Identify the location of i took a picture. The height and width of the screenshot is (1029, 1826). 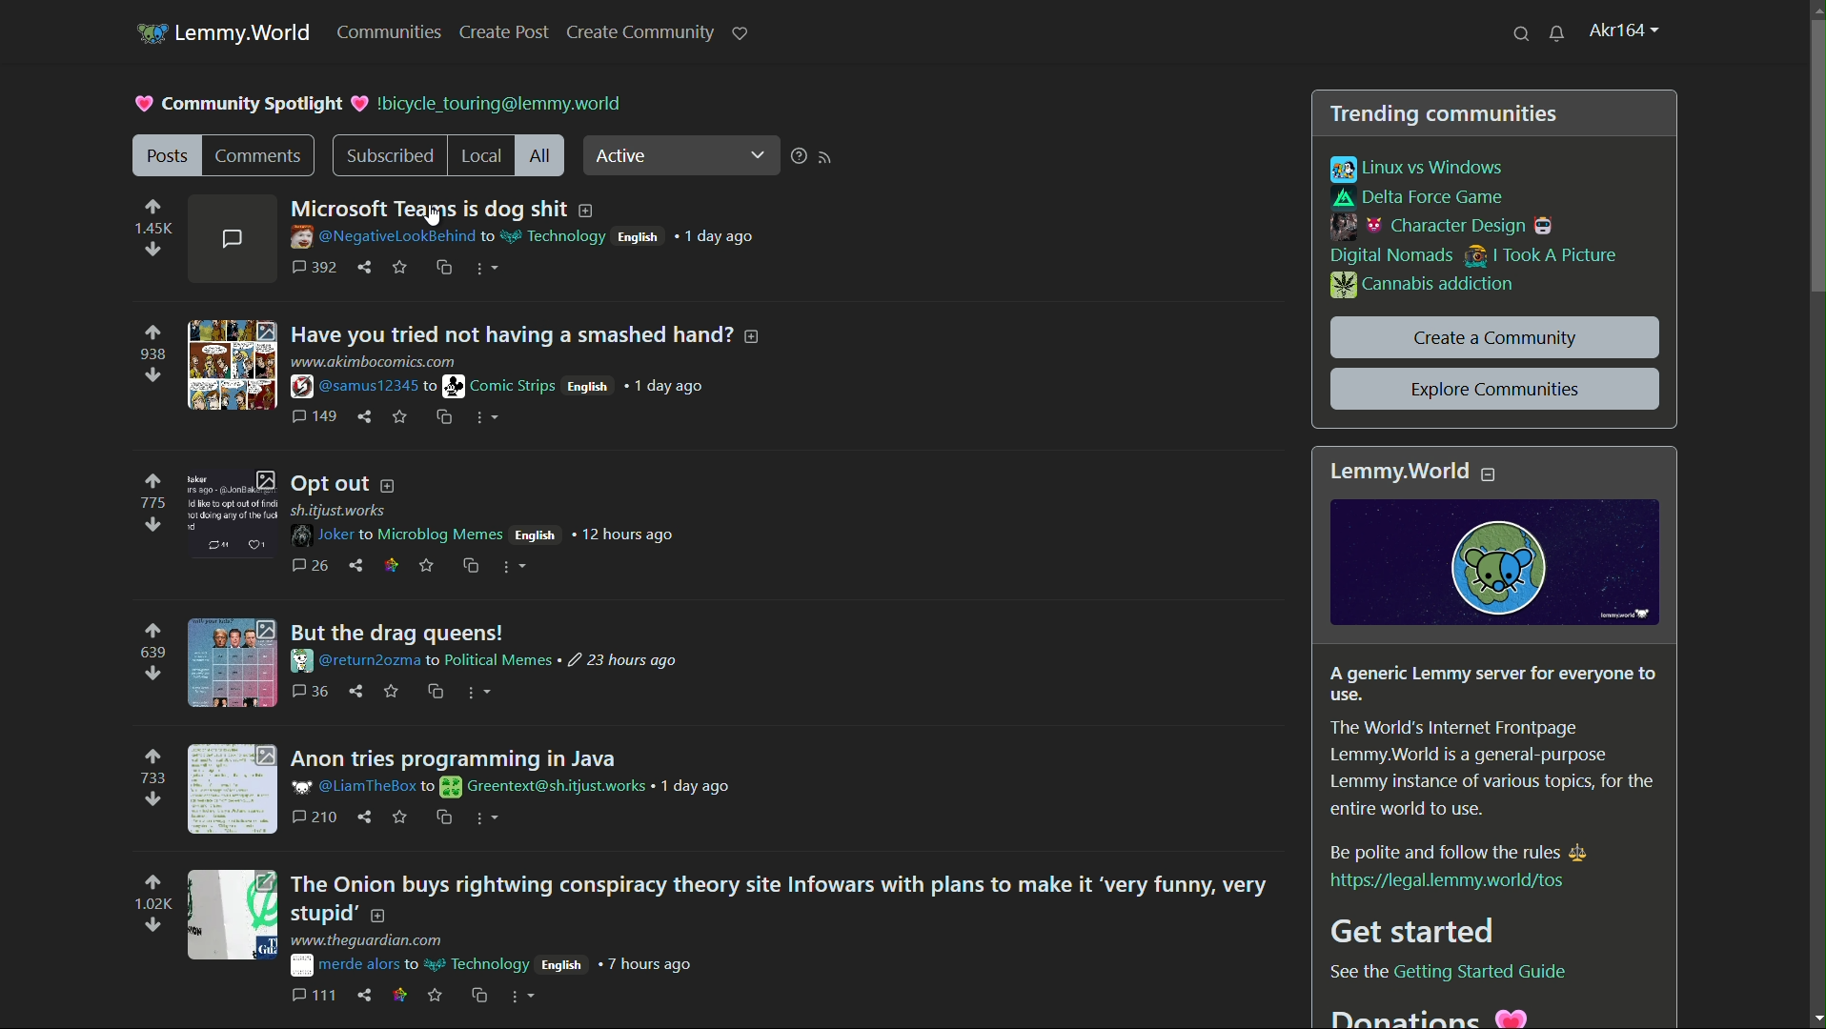
(1541, 258).